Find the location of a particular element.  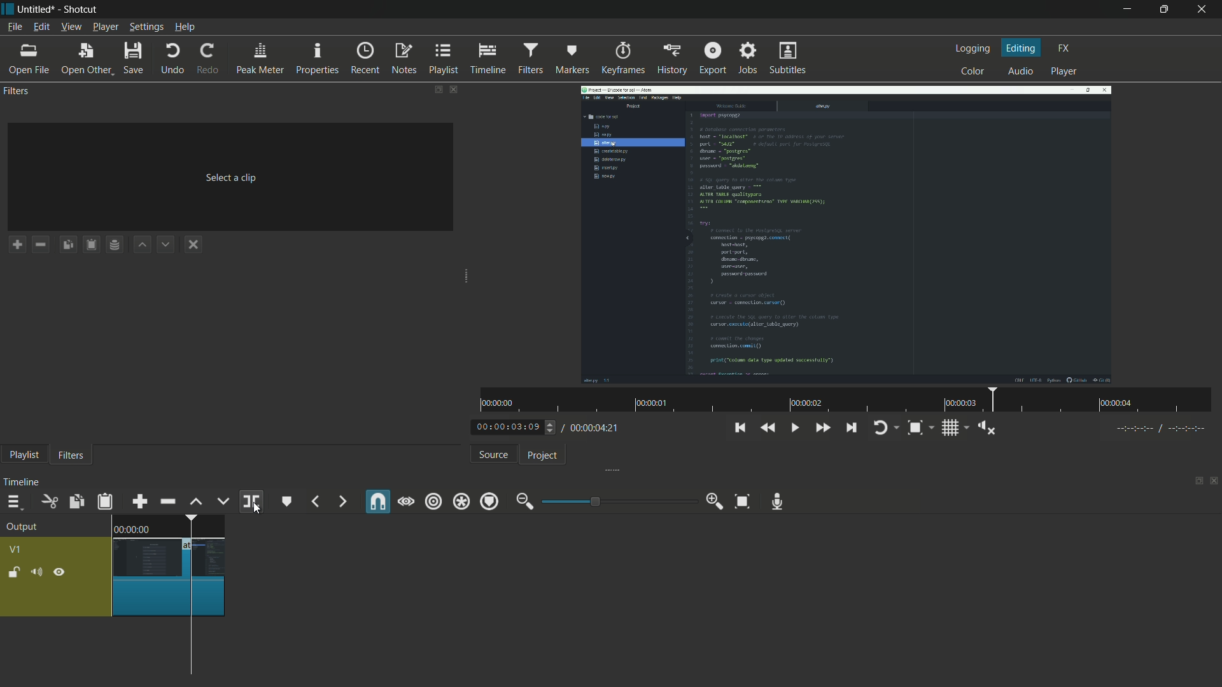

add a filter is located at coordinates (18, 246).